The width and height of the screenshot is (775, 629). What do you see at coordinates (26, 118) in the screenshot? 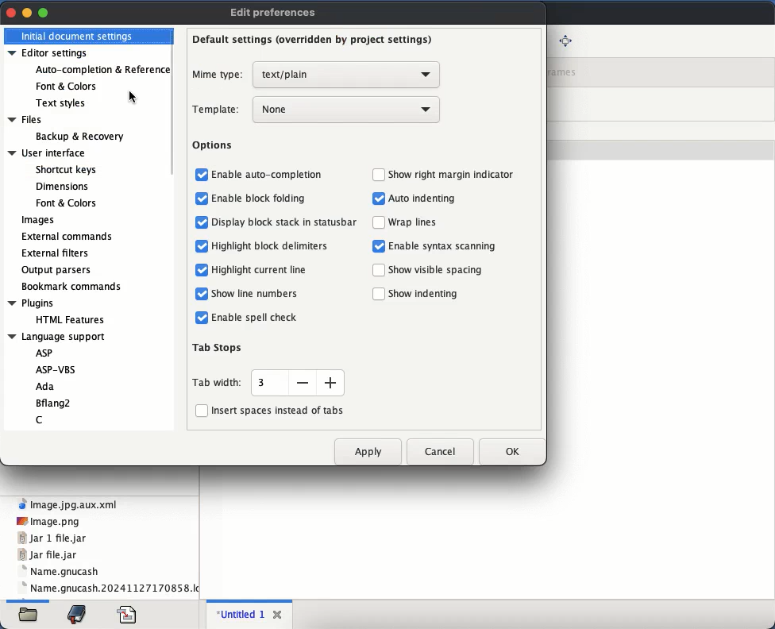
I see `Files` at bounding box center [26, 118].